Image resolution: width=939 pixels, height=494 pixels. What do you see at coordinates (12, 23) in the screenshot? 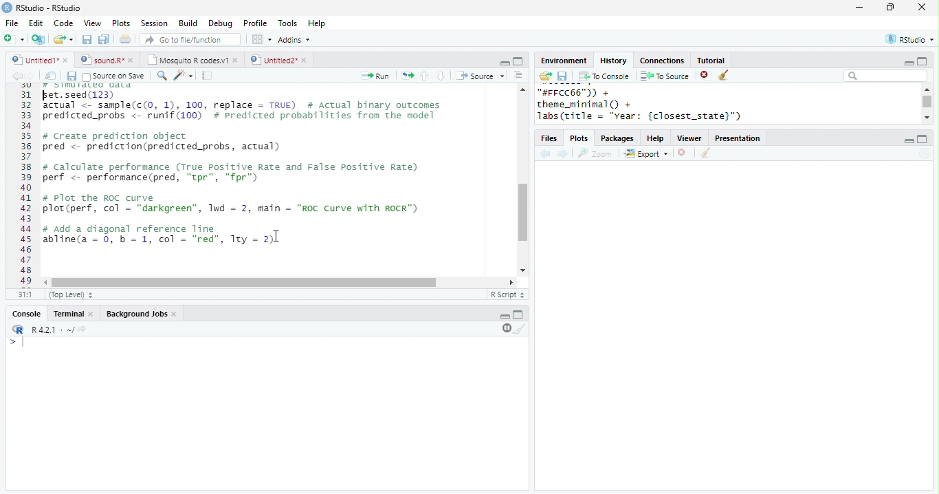
I see `File` at bounding box center [12, 23].